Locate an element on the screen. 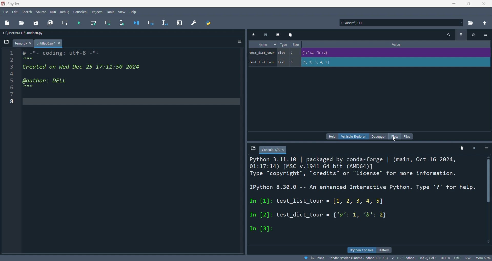 The image size is (492, 261). files is located at coordinates (407, 136).